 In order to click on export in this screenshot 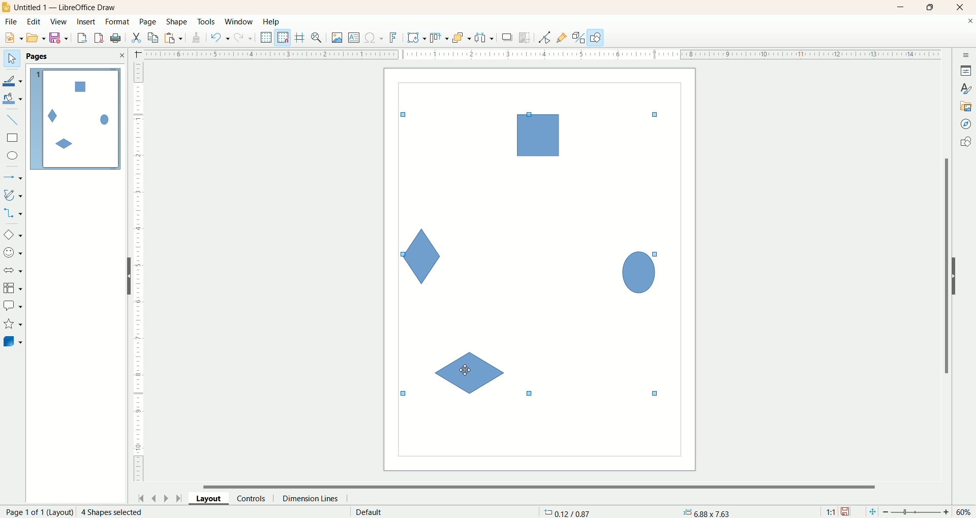, I will do `click(81, 36)`.